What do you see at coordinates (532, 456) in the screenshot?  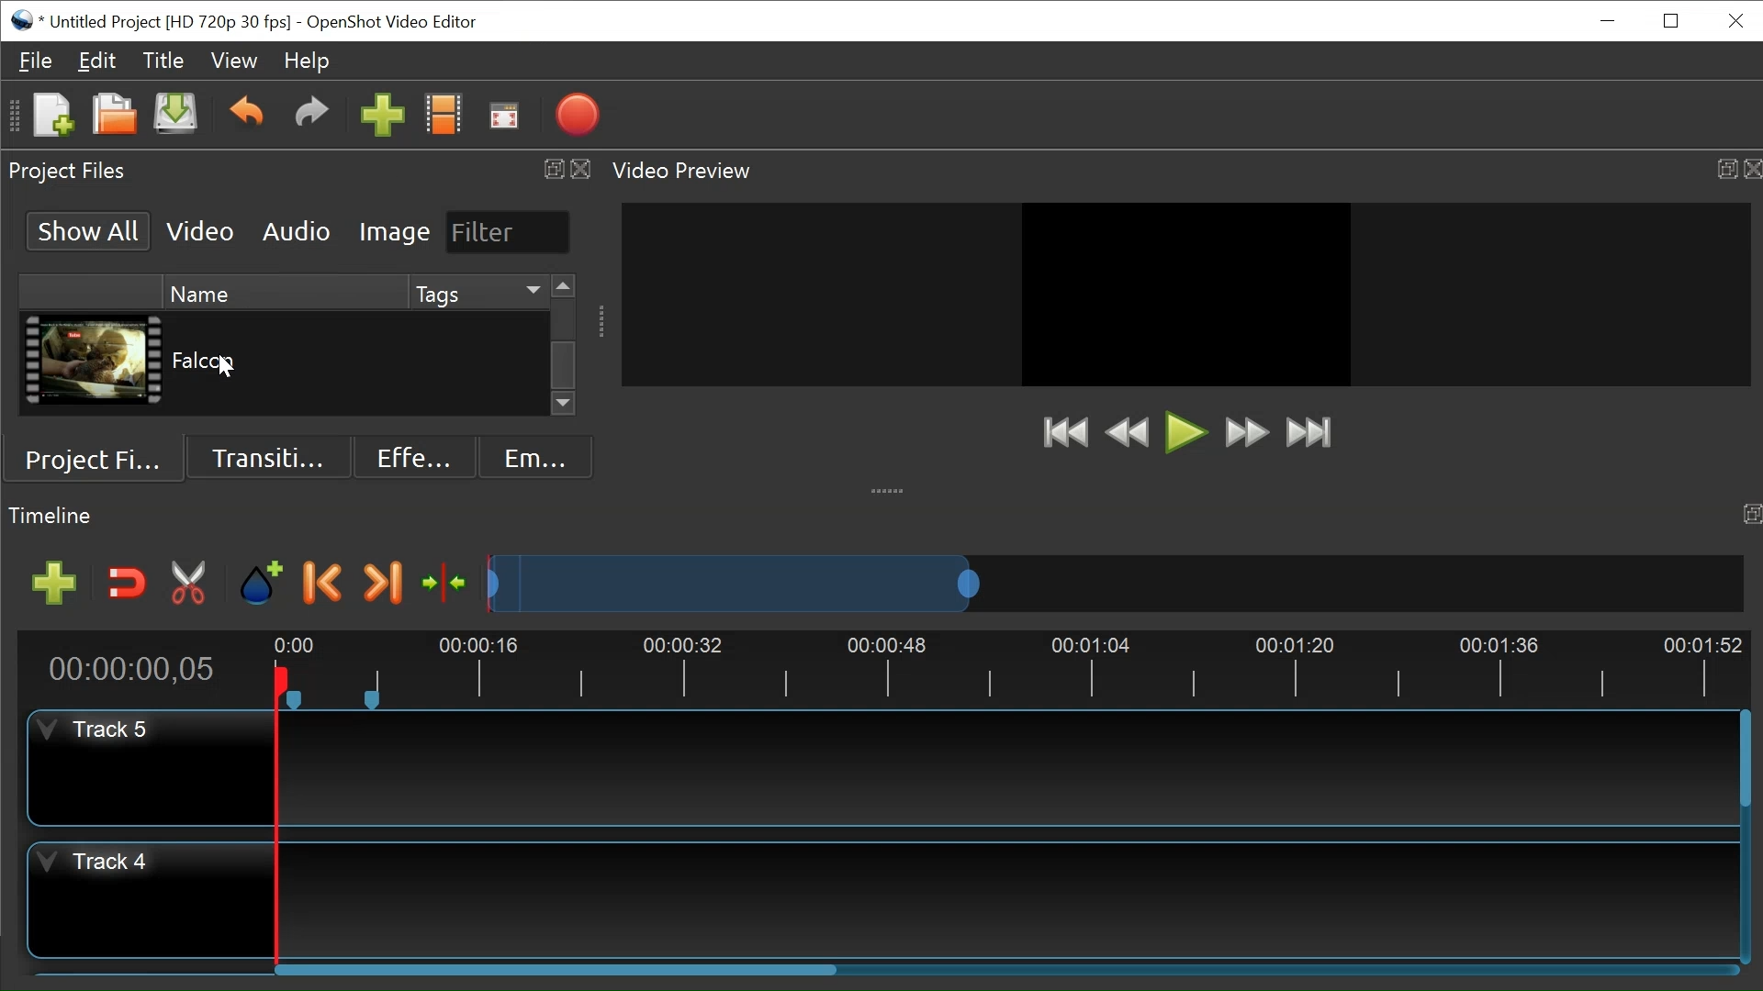 I see `Emoji` at bounding box center [532, 456].